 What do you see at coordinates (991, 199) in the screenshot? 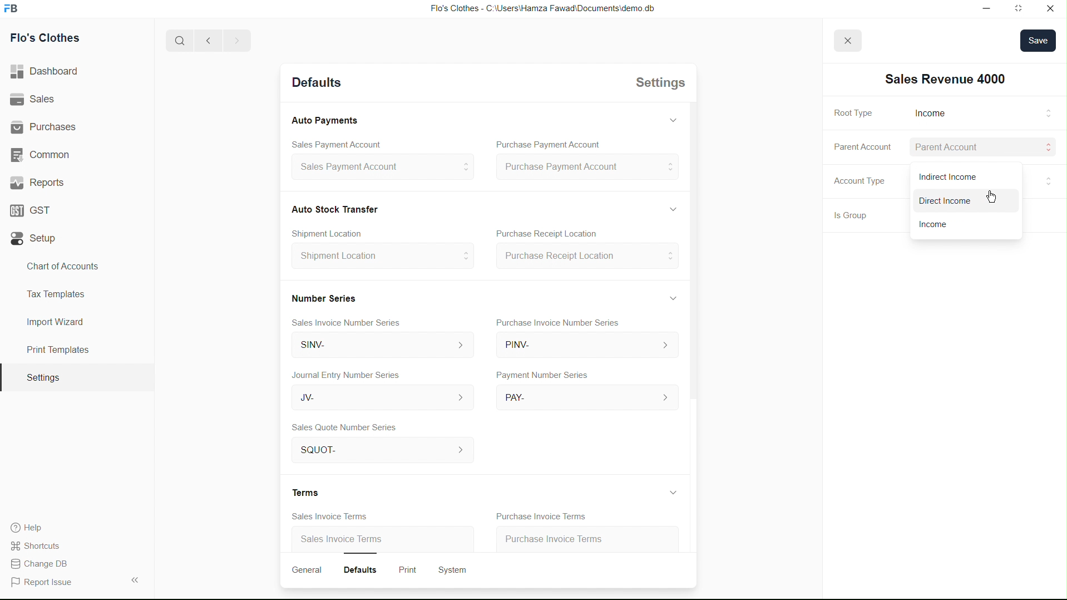
I see `cursor` at bounding box center [991, 199].